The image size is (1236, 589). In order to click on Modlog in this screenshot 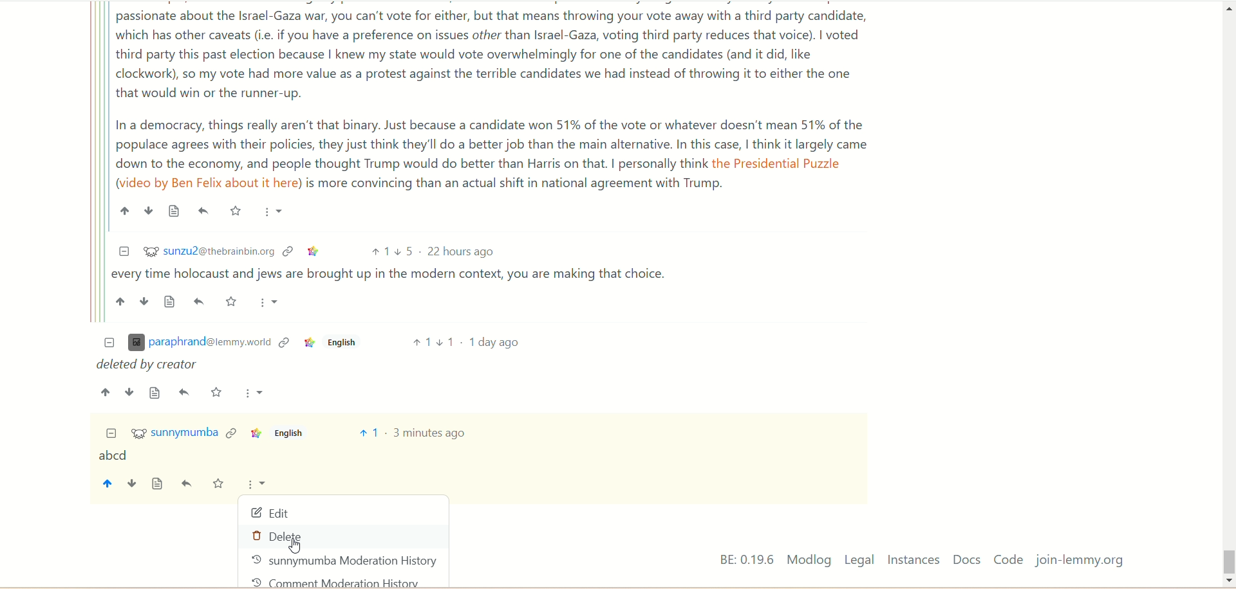, I will do `click(809, 559)`.